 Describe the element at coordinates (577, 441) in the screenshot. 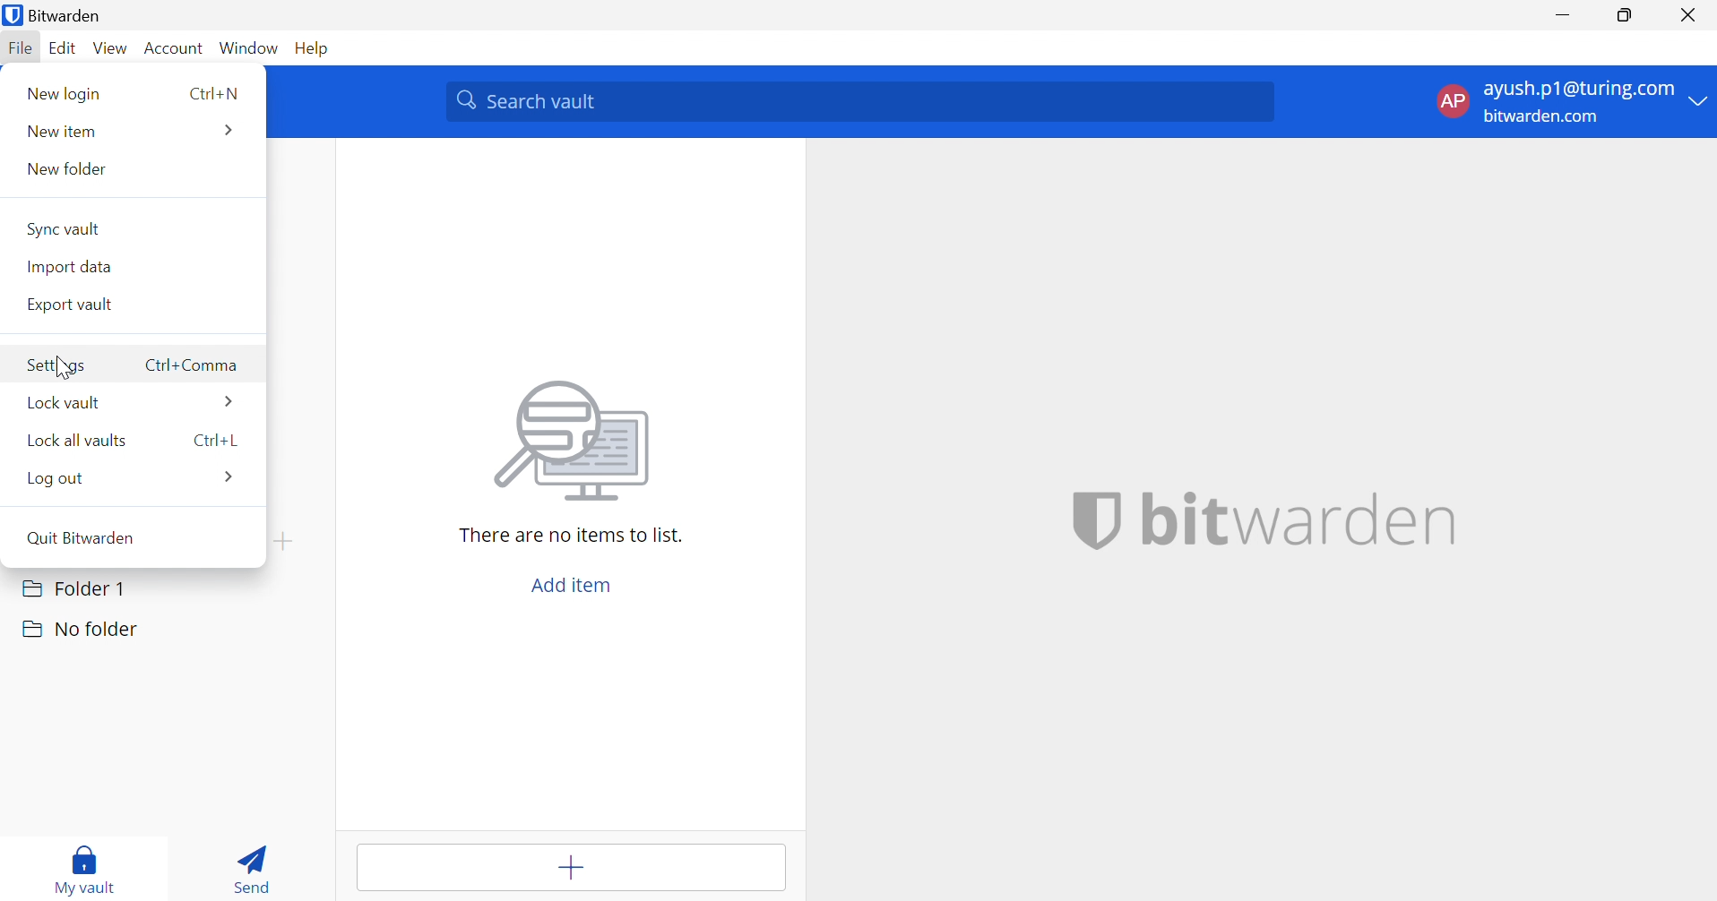

I see `image` at that location.